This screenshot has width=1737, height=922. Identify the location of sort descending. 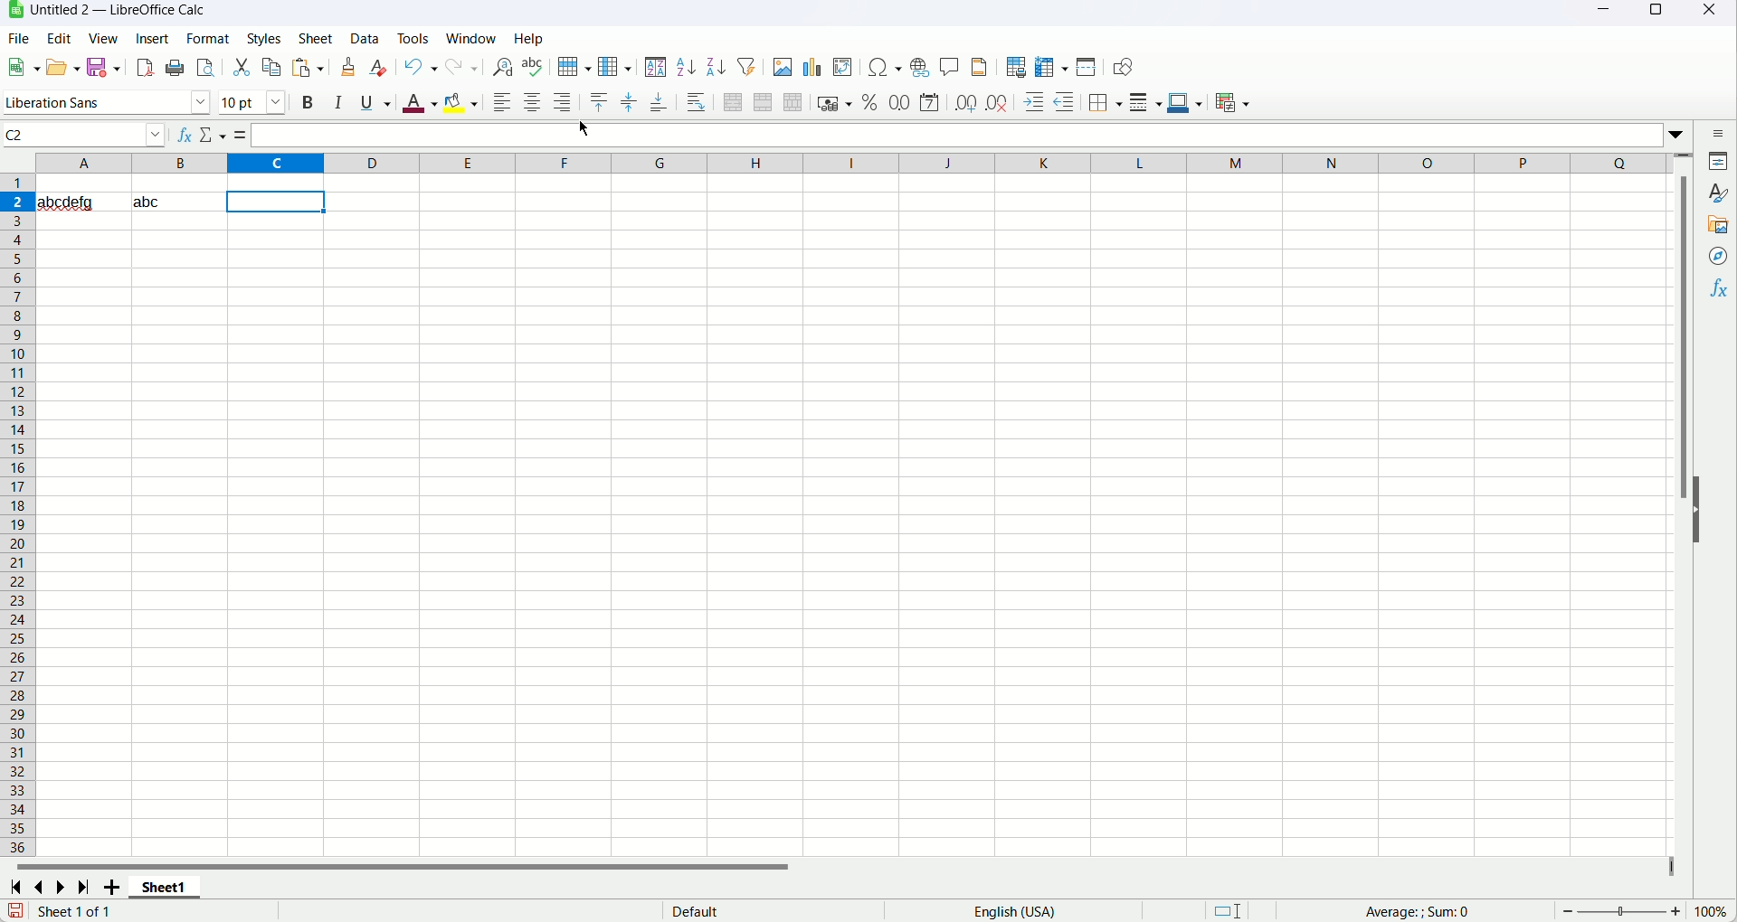
(717, 68).